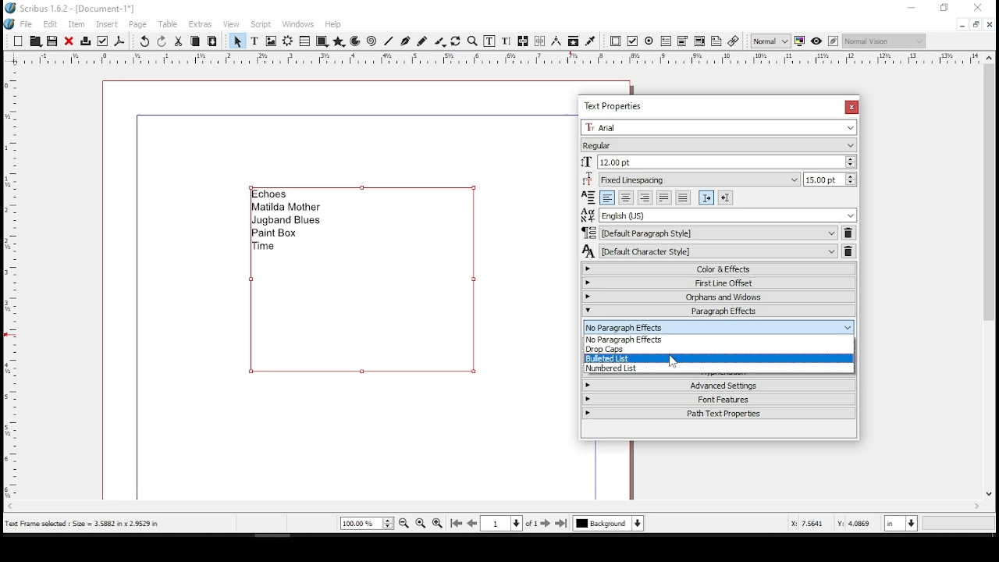  What do you see at coordinates (682, 197) in the screenshot?
I see `align text forced justified` at bounding box center [682, 197].